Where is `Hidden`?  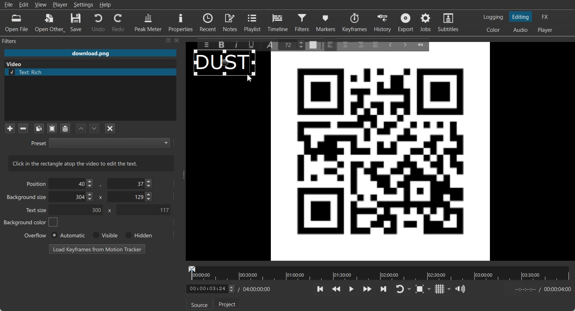 Hidden is located at coordinates (137, 235).